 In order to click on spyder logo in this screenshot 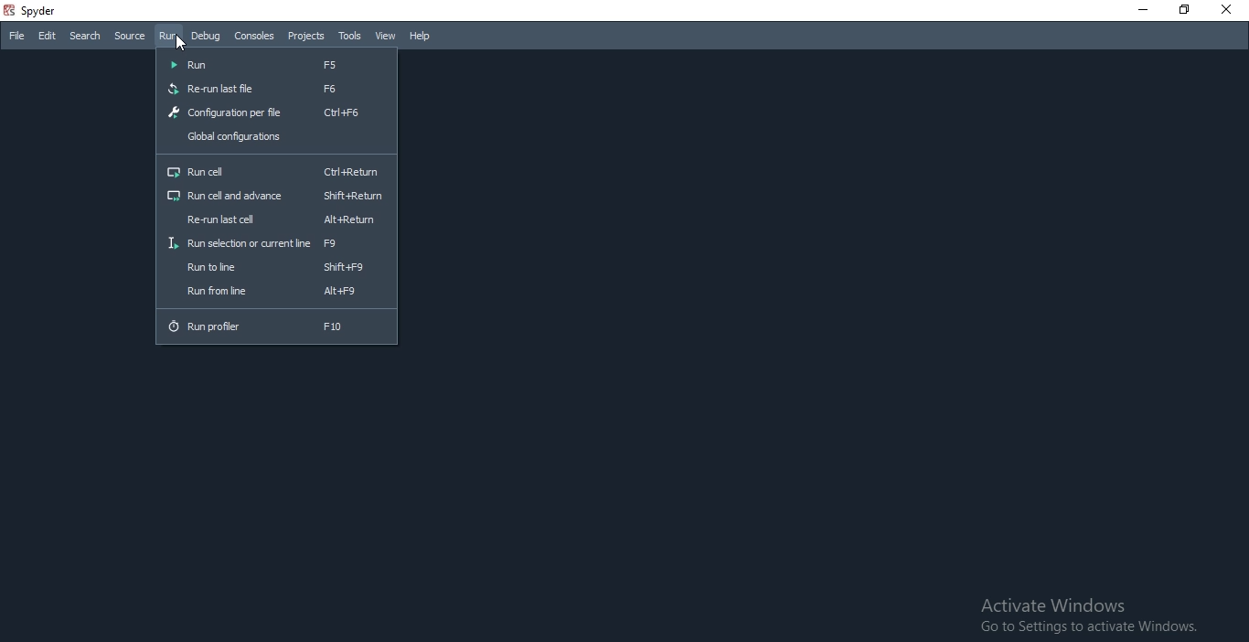, I will do `click(8, 12)`.